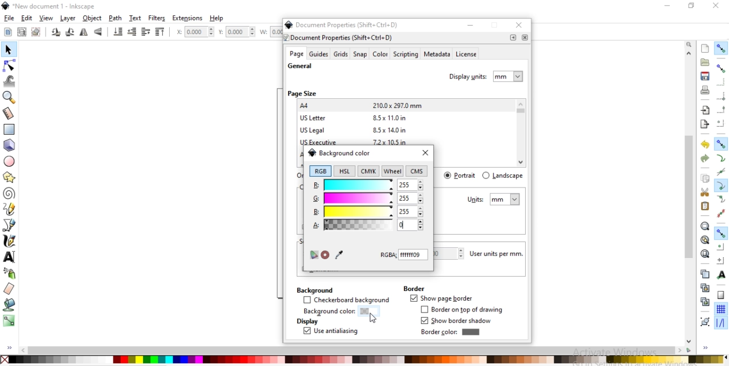 This screenshot has width=729, height=366. I want to click on zoom to fit drawing, so click(705, 240).